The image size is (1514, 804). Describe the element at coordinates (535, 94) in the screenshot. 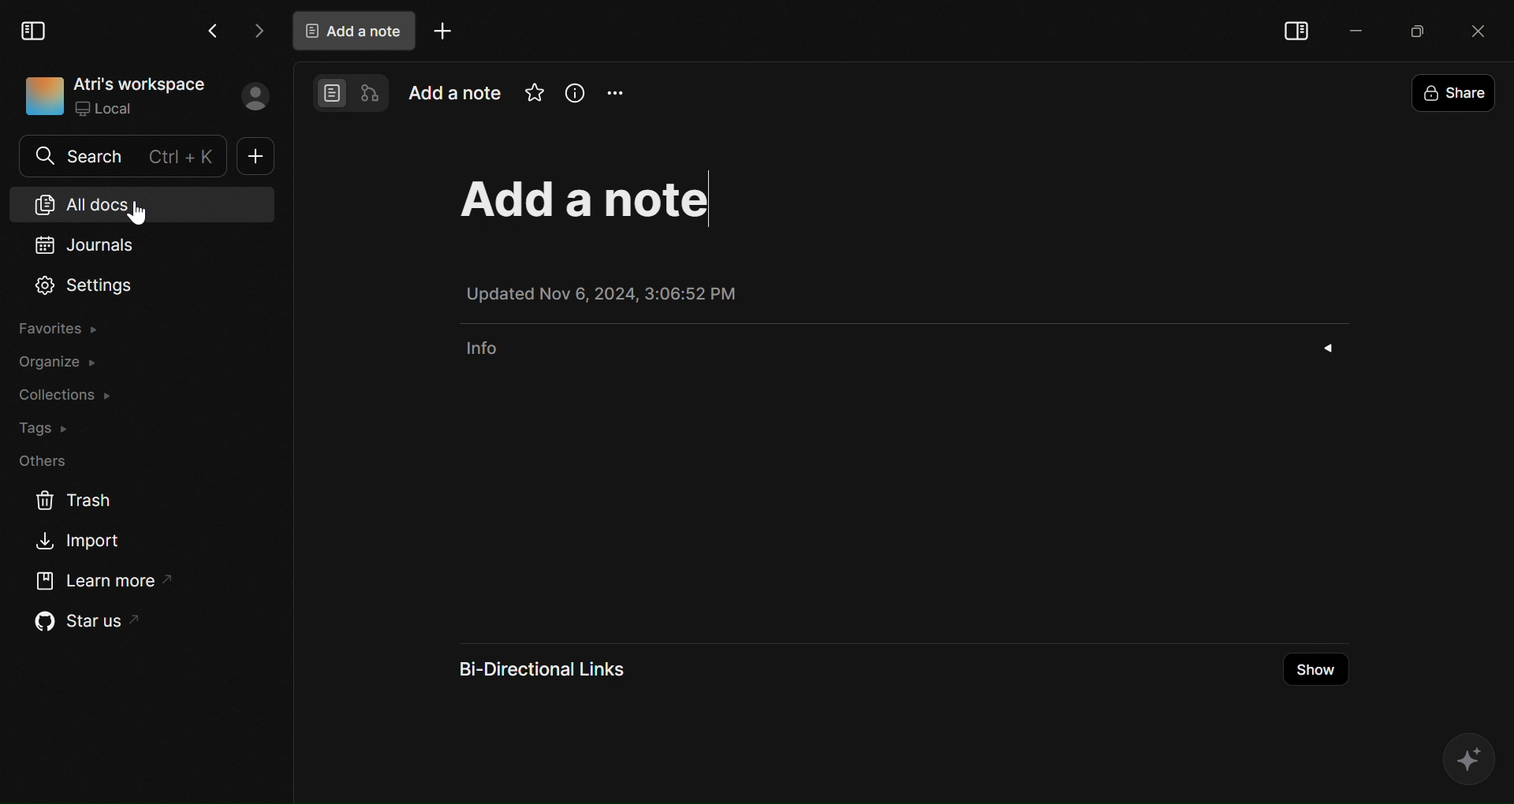

I see `Mark as favorite` at that location.